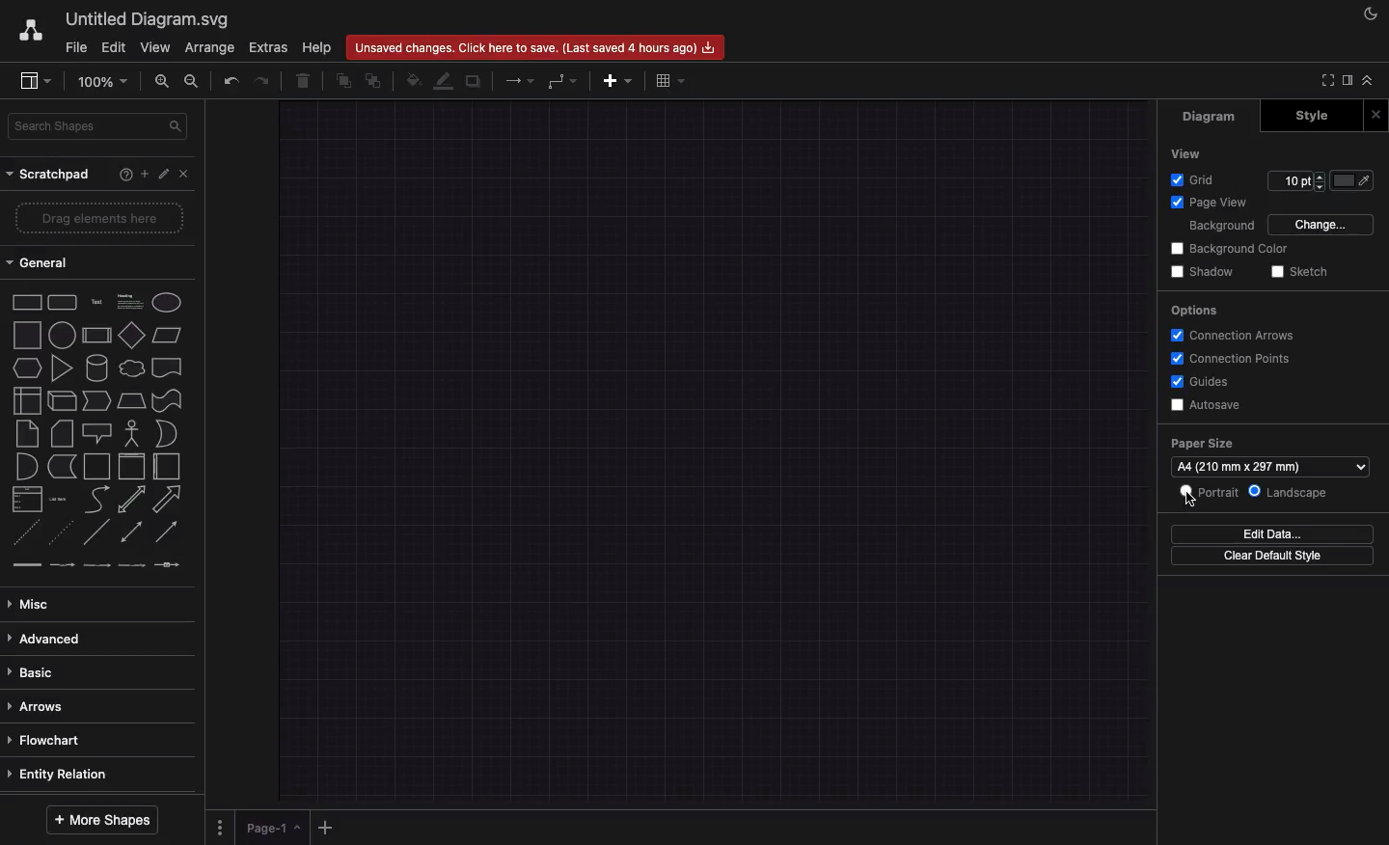 The image size is (1389, 845). What do you see at coordinates (39, 707) in the screenshot?
I see `Arrows` at bounding box center [39, 707].